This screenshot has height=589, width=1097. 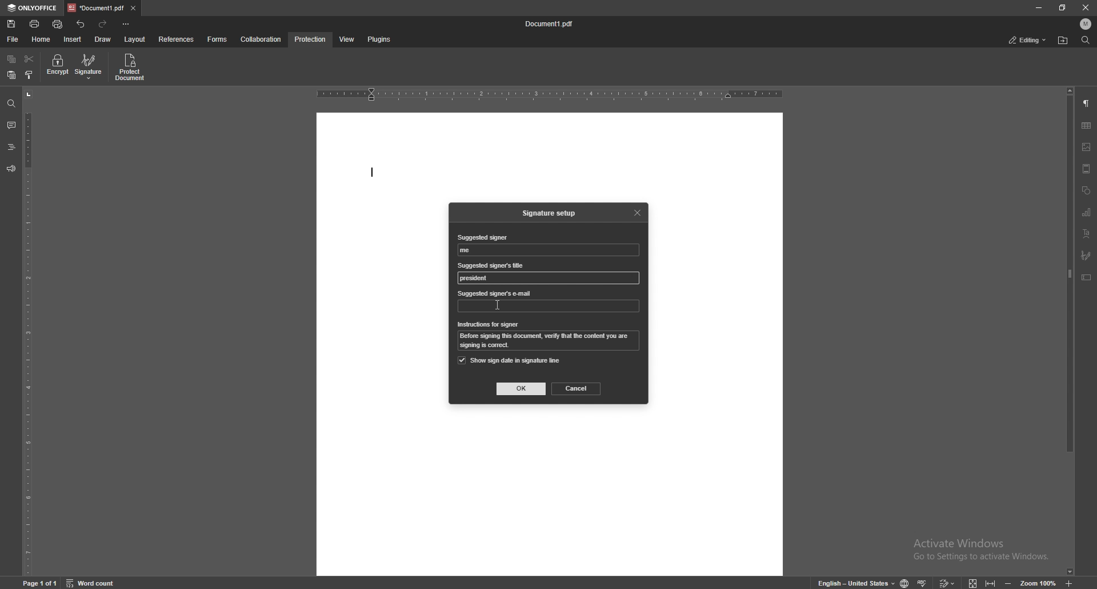 I want to click on references, so click(x=178, y=39).